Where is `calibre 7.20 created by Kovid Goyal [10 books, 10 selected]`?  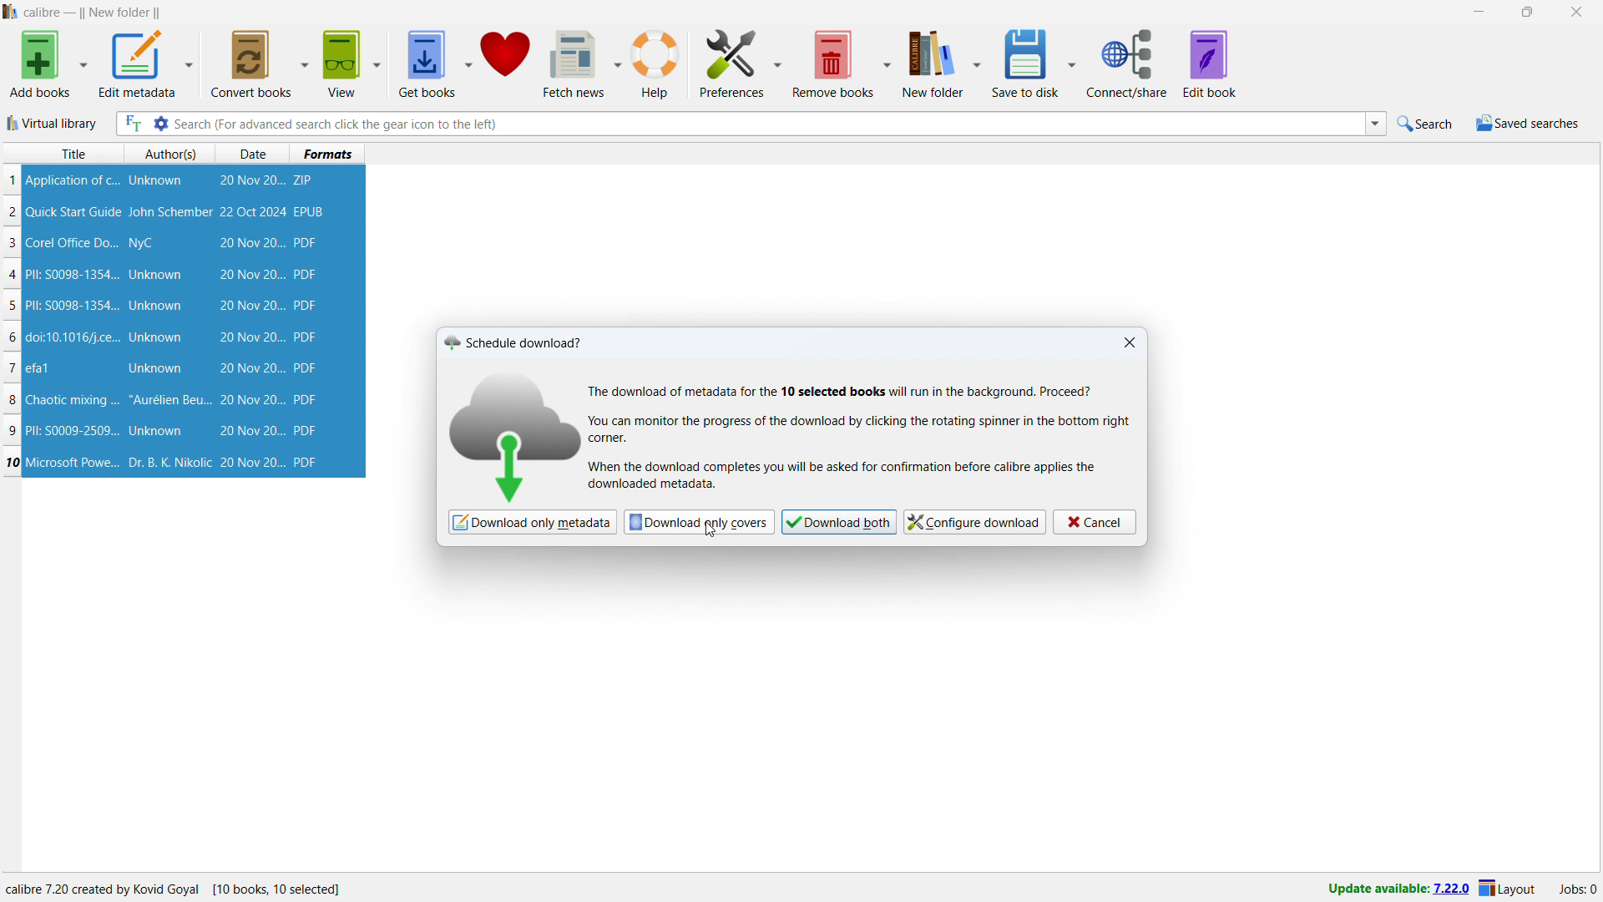
calibre 7.20 created by Kovid Goyal [10 books, 10 selected] is located at coordinates (175, 889).